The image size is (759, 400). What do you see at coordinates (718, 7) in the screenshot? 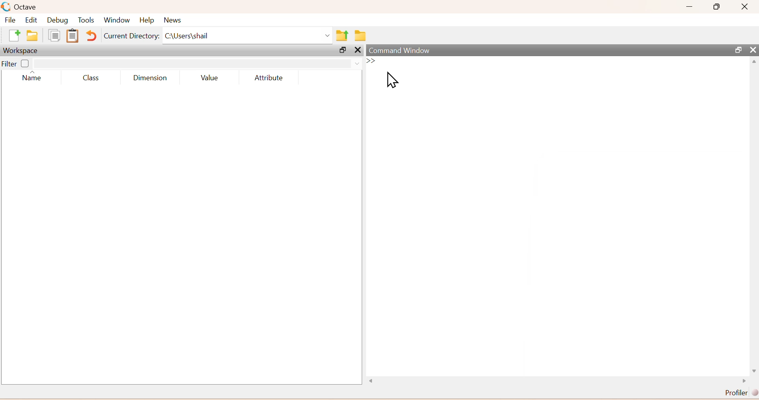
I see `Maximize` at bounding box center [718, 7].